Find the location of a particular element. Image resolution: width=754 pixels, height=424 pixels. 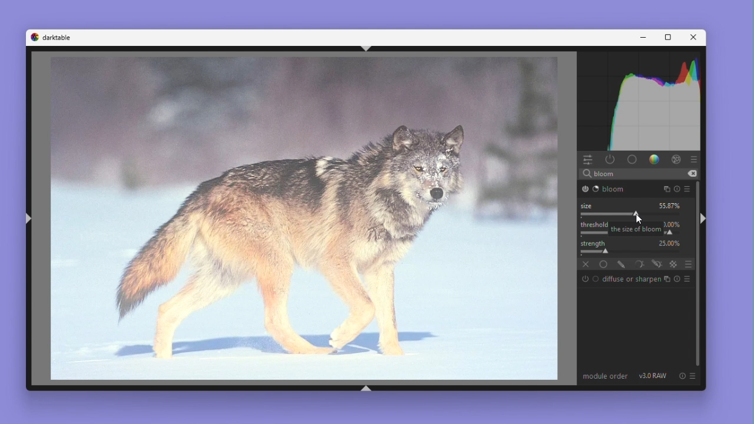

Close is located at coordinates (691, 37).